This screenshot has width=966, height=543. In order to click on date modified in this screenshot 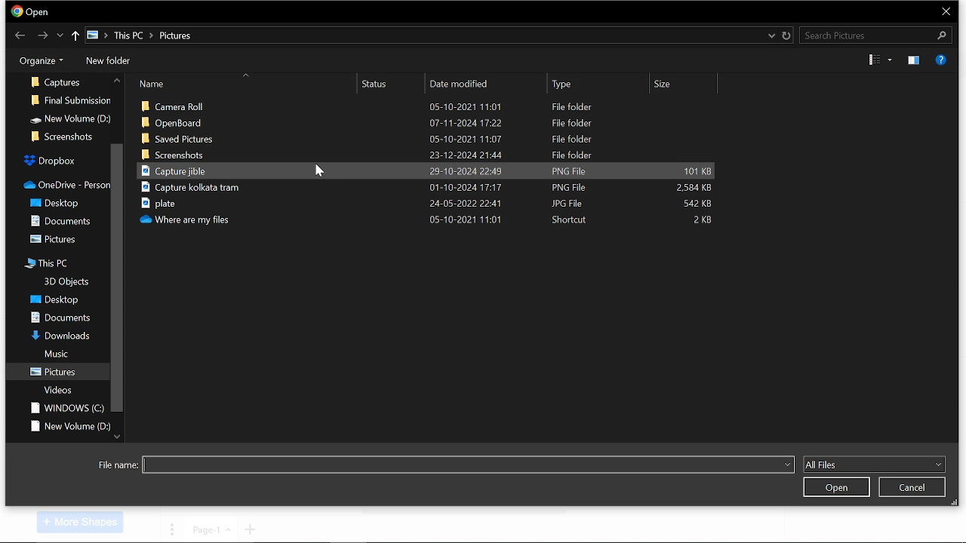, I will do `click(488, 84)`.